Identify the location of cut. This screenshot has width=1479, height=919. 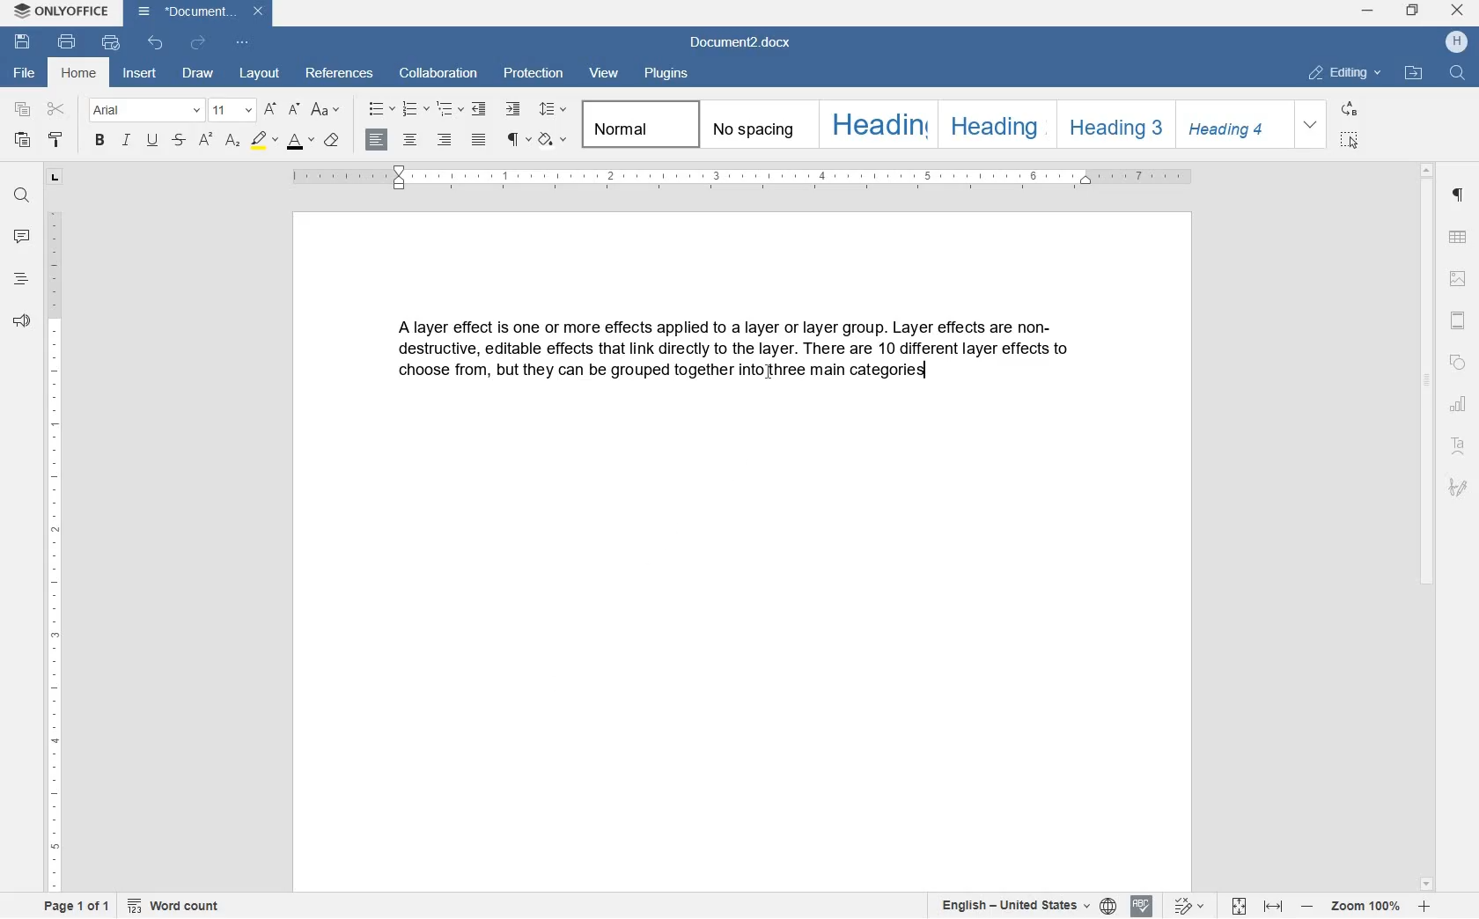
(58, 110).